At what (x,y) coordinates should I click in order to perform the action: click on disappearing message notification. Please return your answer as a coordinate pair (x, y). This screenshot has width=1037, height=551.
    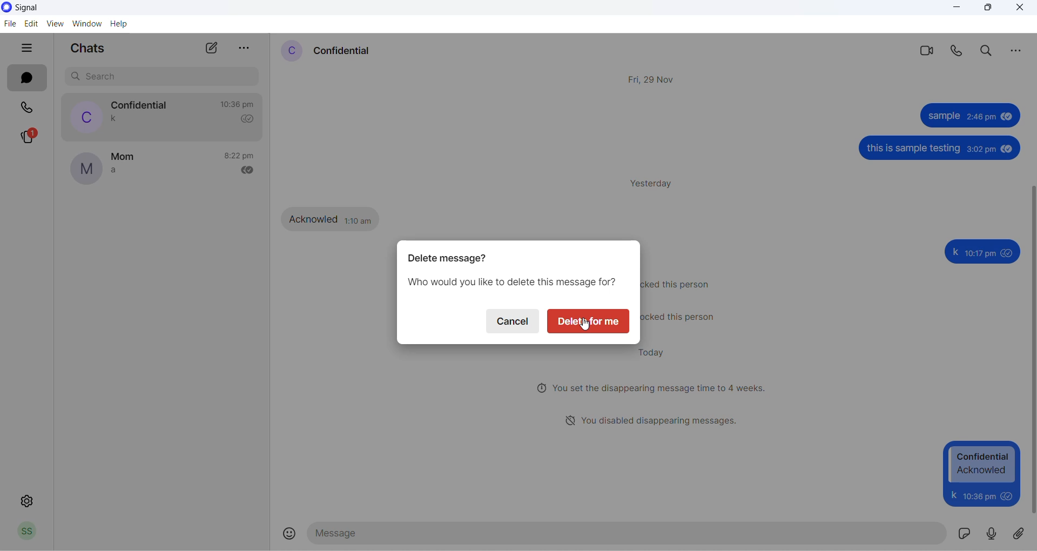
    Looking at the image, I should click on (643, 418).